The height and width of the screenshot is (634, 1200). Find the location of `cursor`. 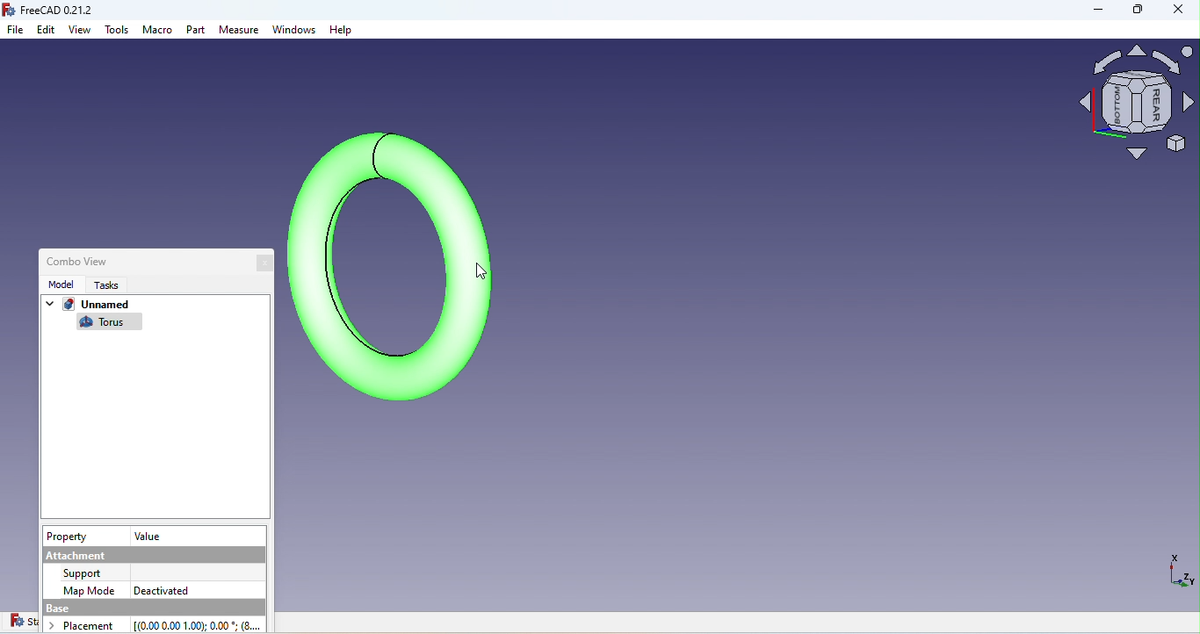

cursor is located at coordinates (483, 273).